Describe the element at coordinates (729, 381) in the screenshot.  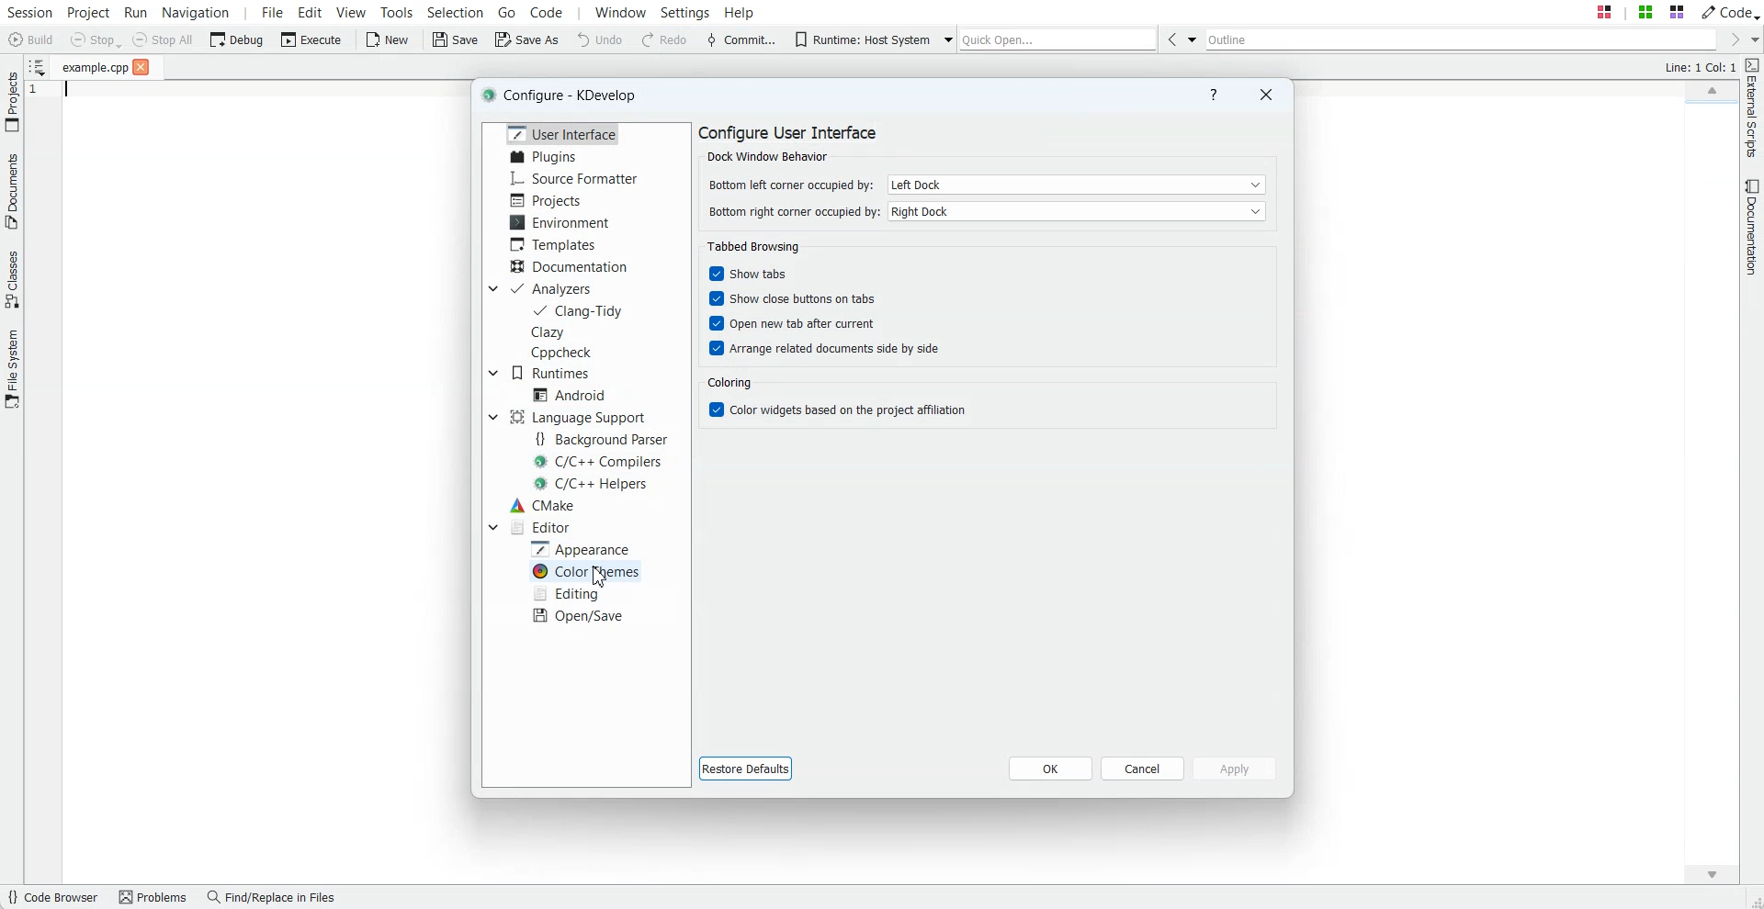
I see `Text` at that location.